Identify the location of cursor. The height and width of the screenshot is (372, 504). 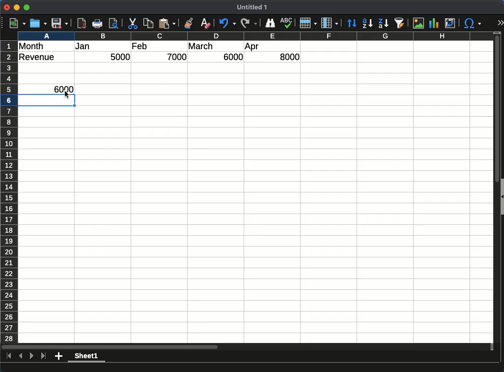
(67, 94).